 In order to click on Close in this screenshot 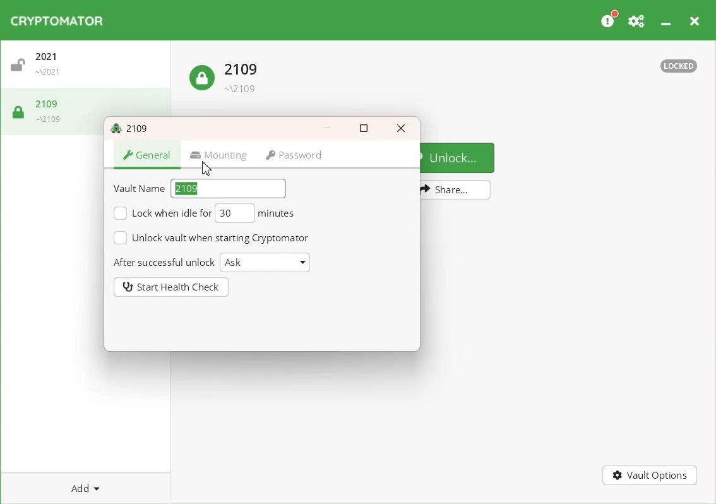, I will do `click(401, 128)`.